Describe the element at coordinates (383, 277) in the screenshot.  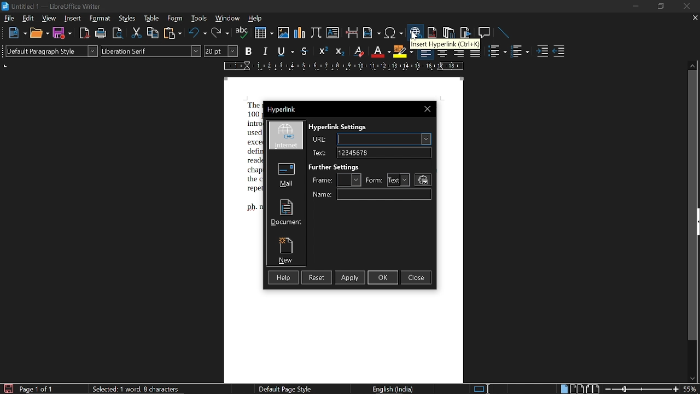
I see `ok` at that location.